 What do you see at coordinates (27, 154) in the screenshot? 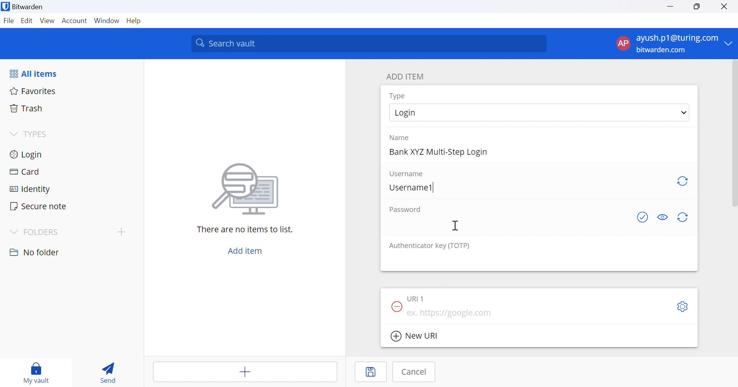
I see `Login` at bounding box center [27, 154].